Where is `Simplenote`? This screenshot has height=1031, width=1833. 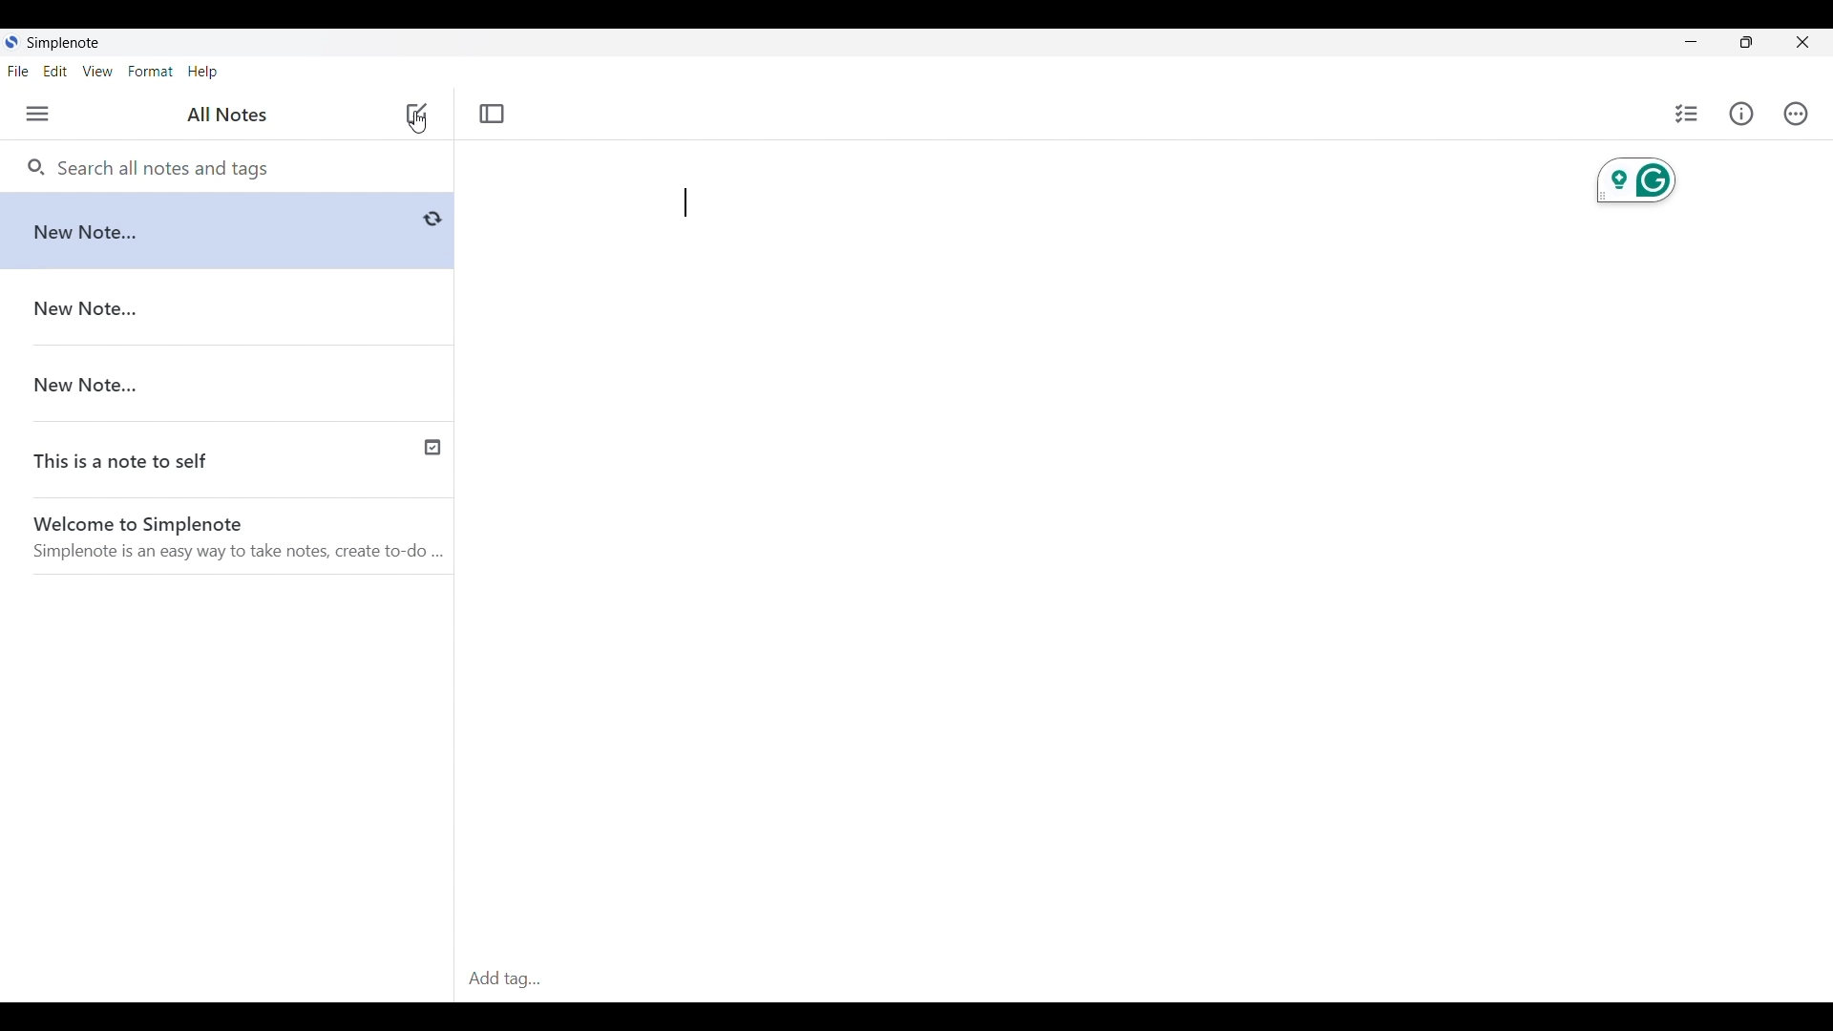
Simplenote is located at coordinates (87, 41).